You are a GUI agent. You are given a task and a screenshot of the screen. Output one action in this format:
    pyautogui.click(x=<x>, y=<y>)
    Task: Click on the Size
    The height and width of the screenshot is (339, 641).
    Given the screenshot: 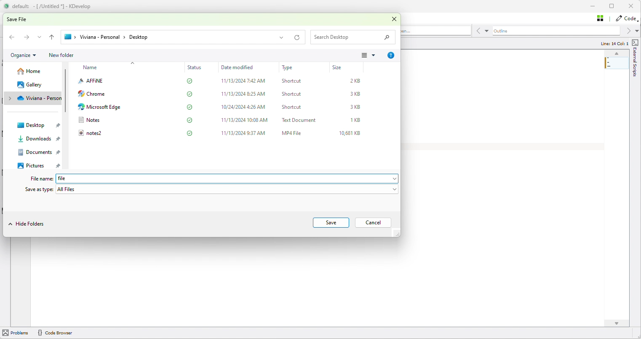 What is the action you would take?
    pyautogui.click(x=338, y=67)
    